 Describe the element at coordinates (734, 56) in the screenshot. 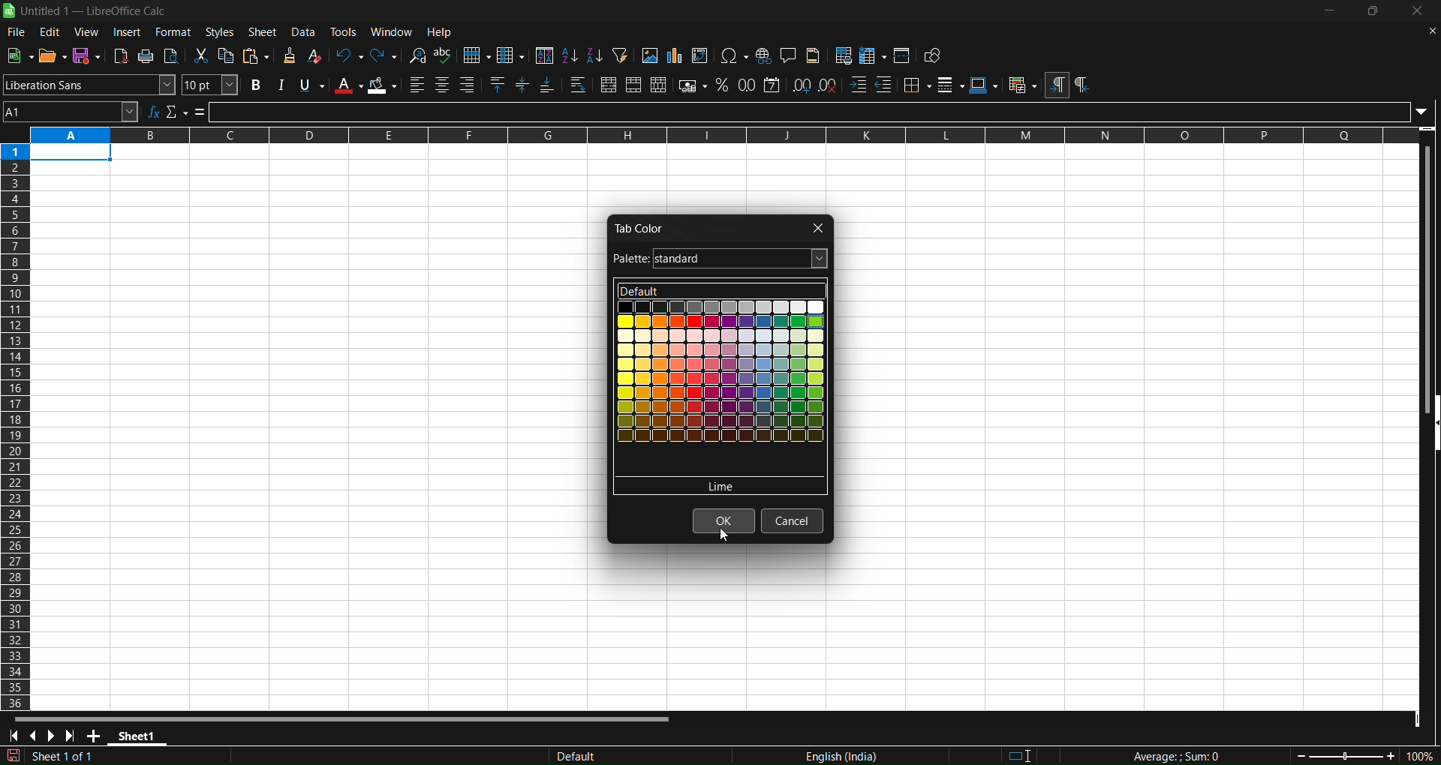

I see `insert special characters` at that location.